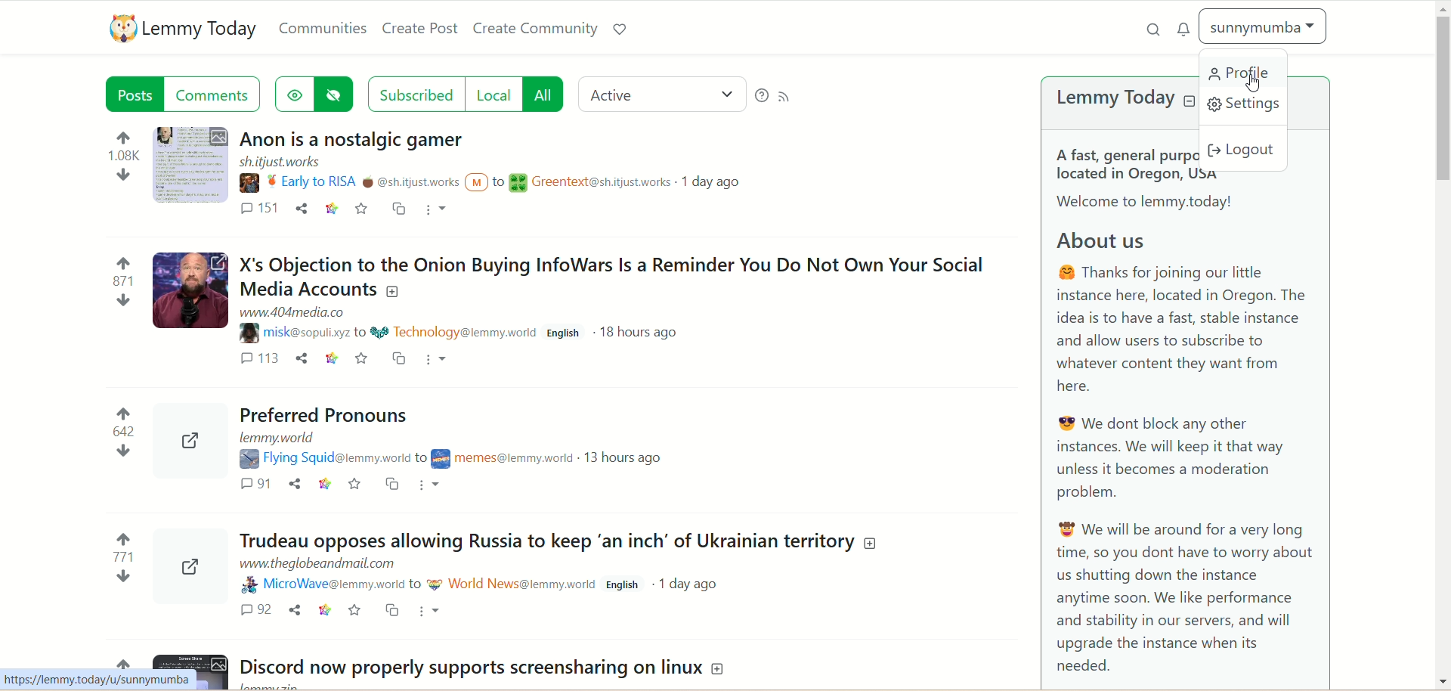 This screenshot has height=691, width=1451. What do you see at coordinates (693, 584) in the screenshot?
I see `1 day ago` at bounding box center [693, 584].